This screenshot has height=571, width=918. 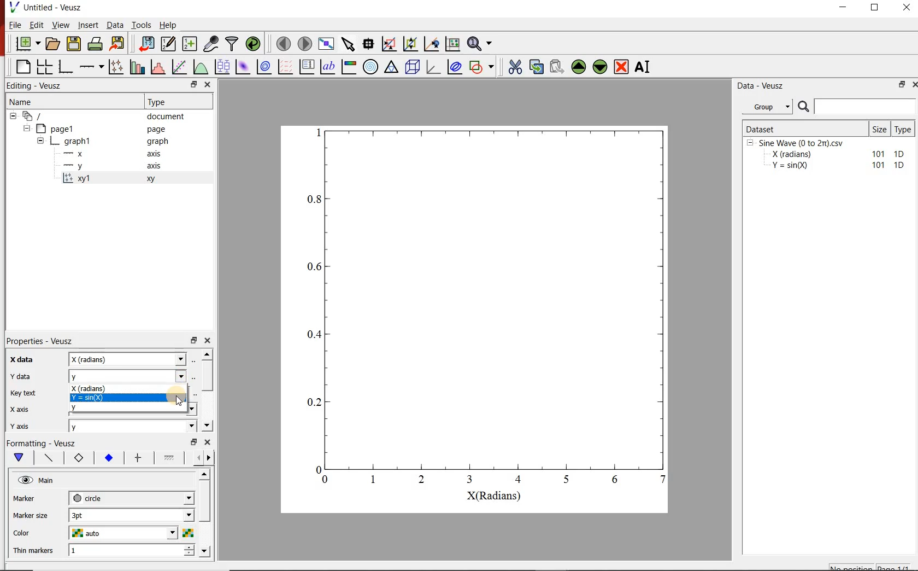 I want to click on Sine Wave (0 to 2m).csvX (radians) 101 1DY =sin(Q) 101 1D, so click(x=827, y=157).